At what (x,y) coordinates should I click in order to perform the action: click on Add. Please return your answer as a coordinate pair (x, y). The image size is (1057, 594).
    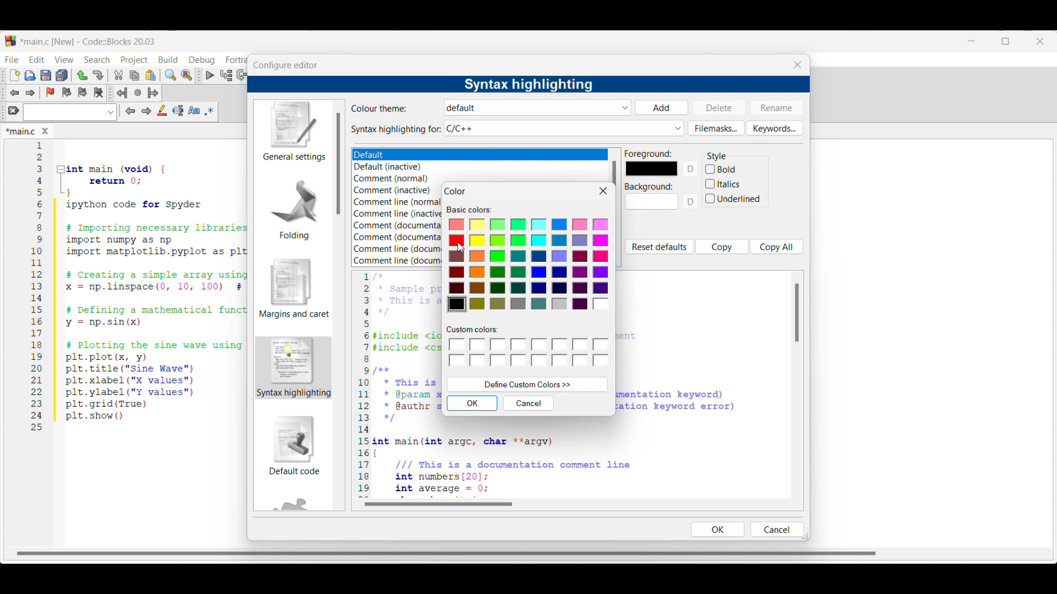
    Looking at the image, I should click on (661, 108).